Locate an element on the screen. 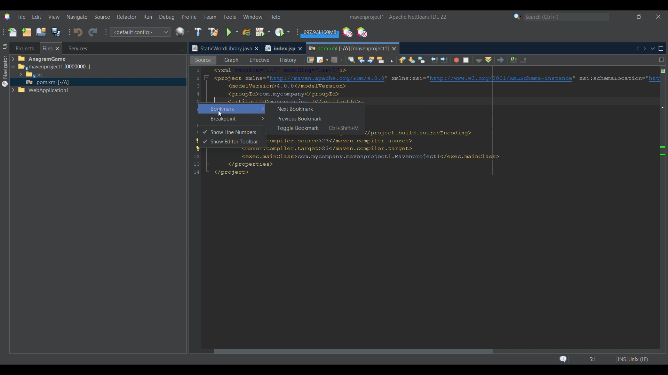 The width and height of the screenshot is (668, 375). Clean and build main project is located at coordinates (213, 32).